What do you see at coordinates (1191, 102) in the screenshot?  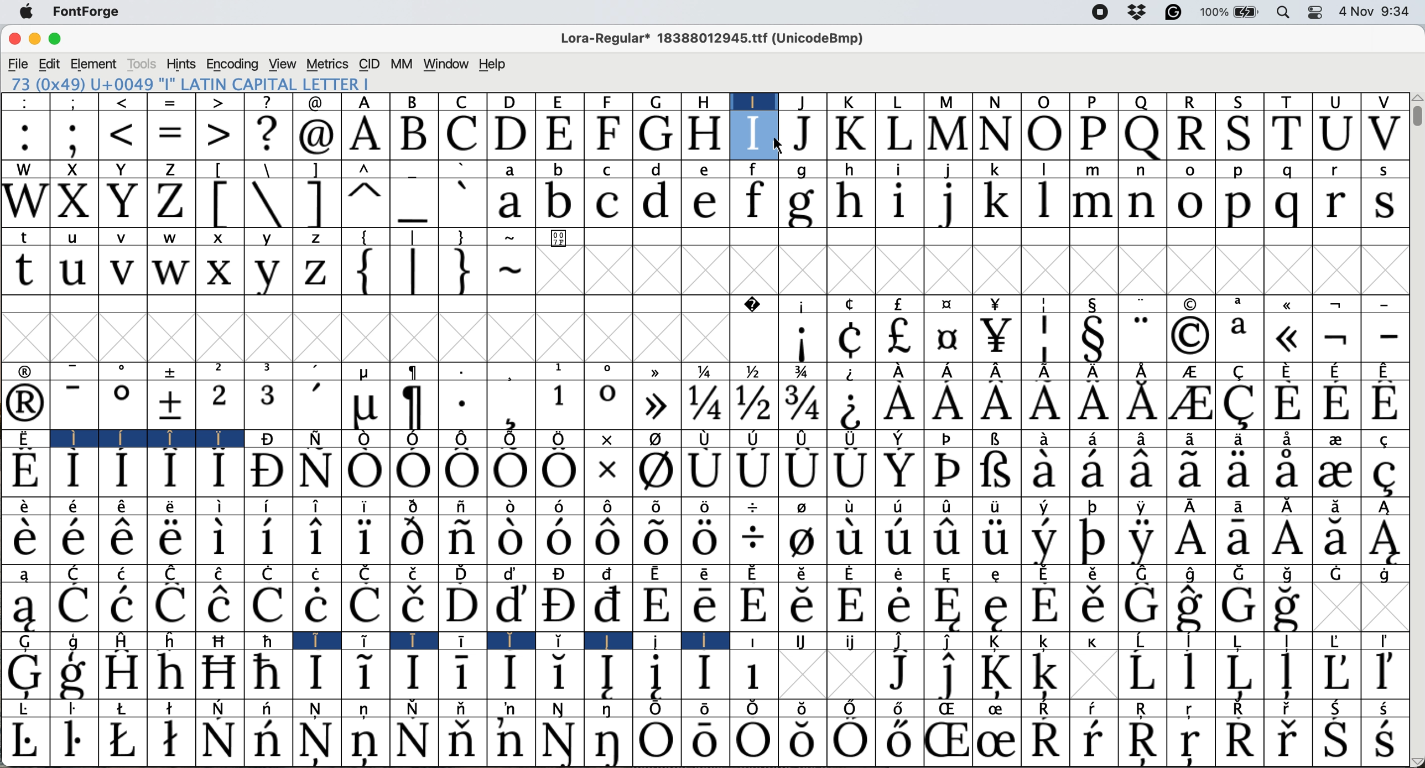 I see `R` at bounding box center [1191, 102].